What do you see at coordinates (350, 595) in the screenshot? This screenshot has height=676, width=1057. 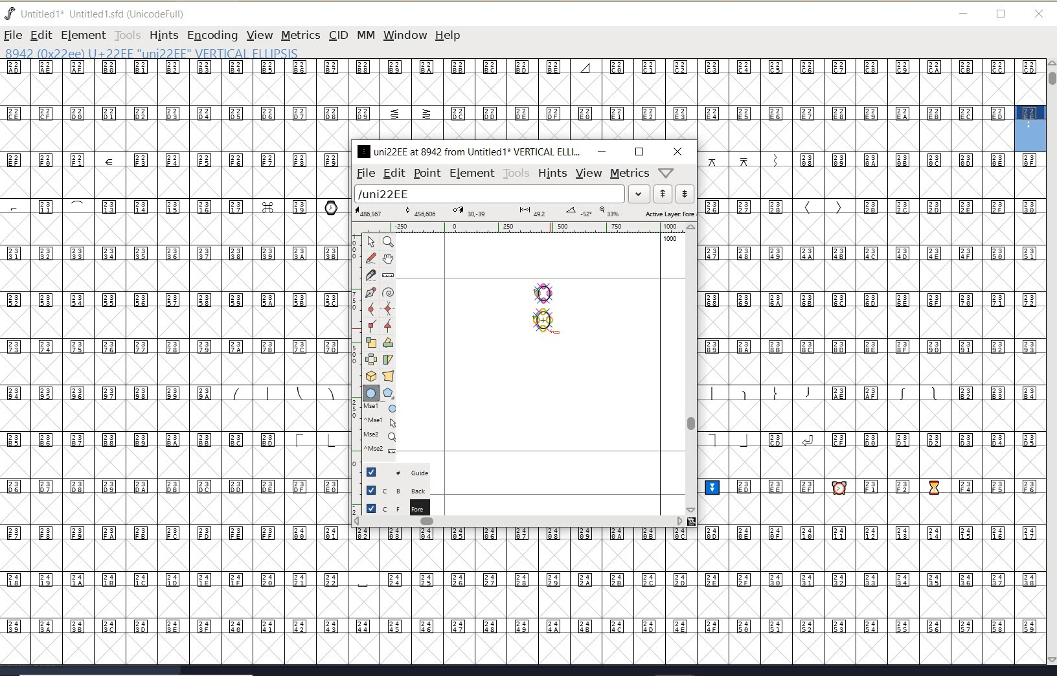 I see `GLYPHY CHARACTERS & NUMBERS` at bounding box center [350, 595].